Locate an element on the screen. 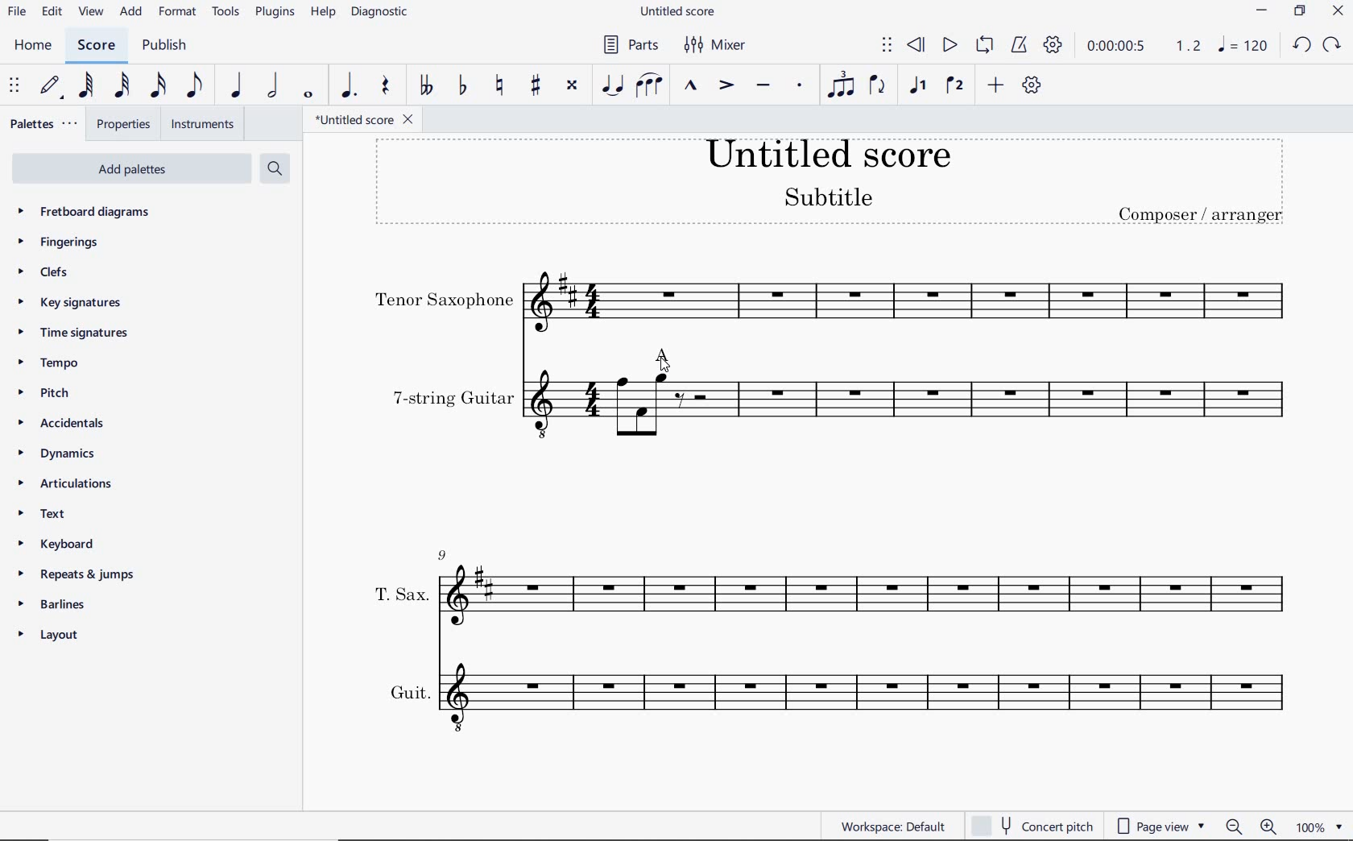  LAYOUT is located at coordinates (59, 636).